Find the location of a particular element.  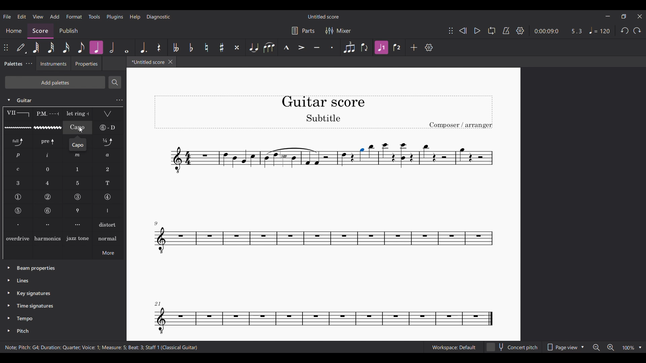

LH guitar fingering 5 is located at coordinates (78, 183).